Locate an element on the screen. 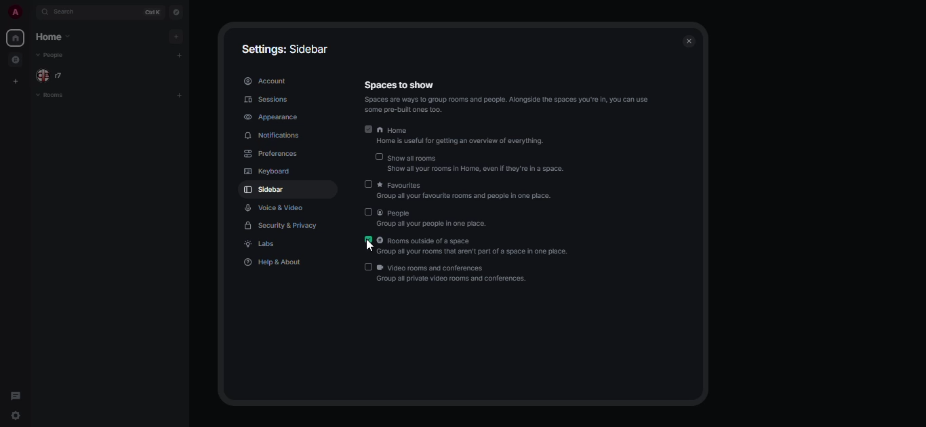 This screenshot has height=427, width=926. account is located at coordinates (265, 81).